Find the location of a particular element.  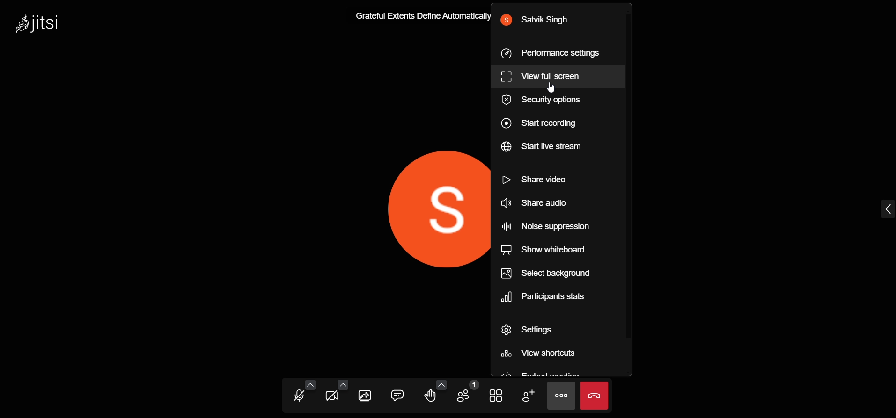

display picture is located at coordinates (416, 208).